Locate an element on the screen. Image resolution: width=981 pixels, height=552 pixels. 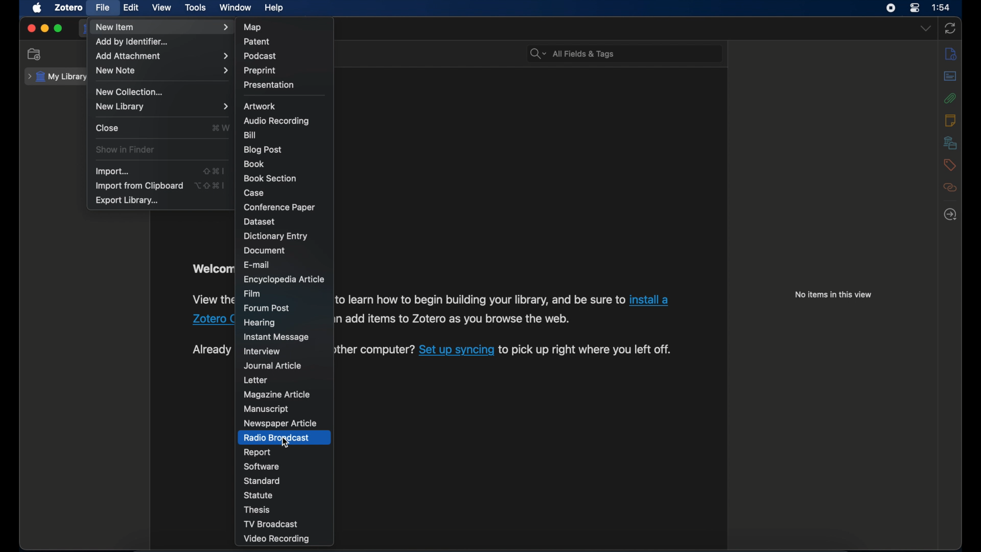
maximize is located at coordinates (58, 29).